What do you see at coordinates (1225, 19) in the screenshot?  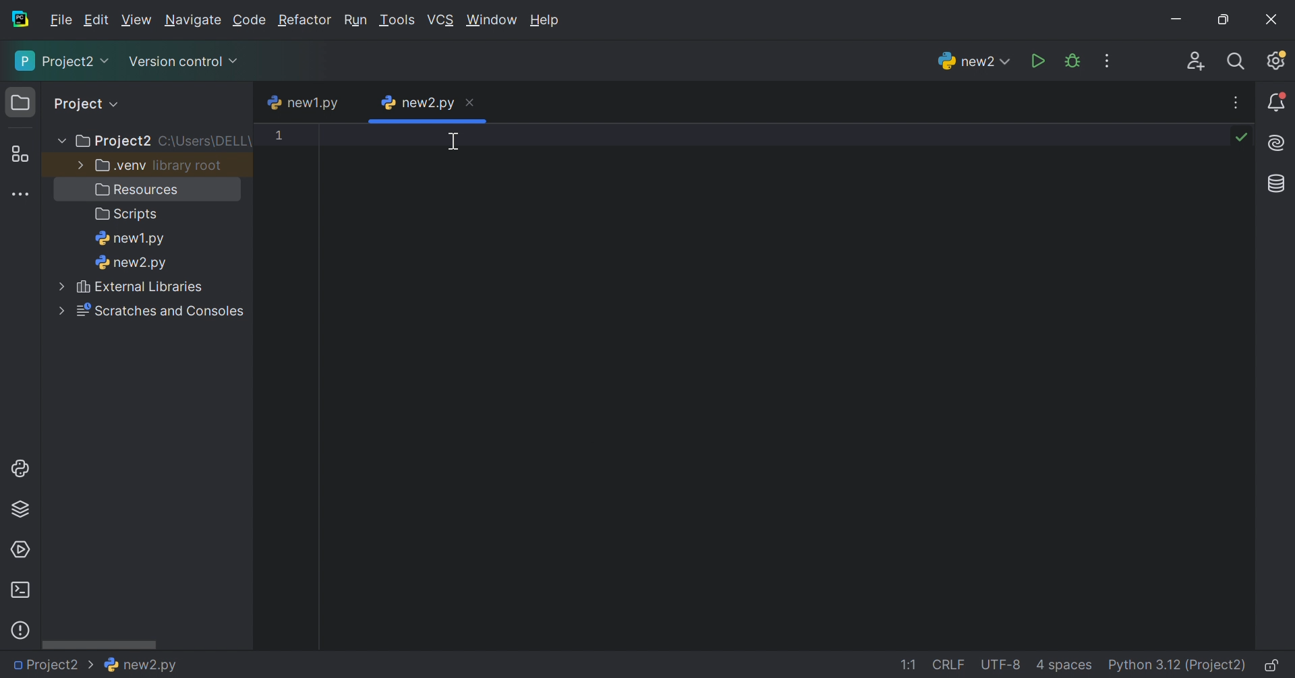 I see `Restore down` at bounding box center [1225, 19].